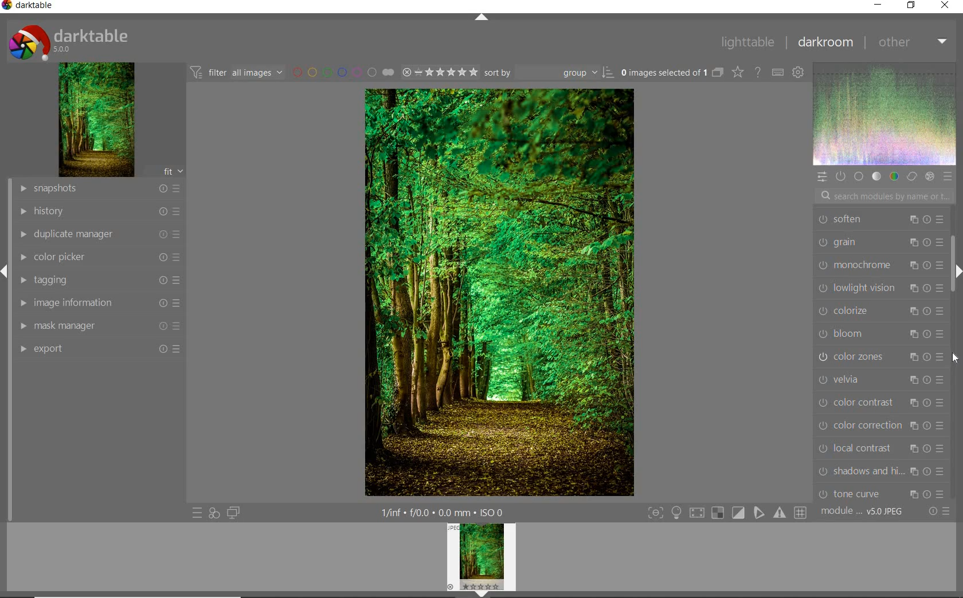 The height and width of the screenshot is (598, 963). I want to click on EFFECT, so click(929, 176).